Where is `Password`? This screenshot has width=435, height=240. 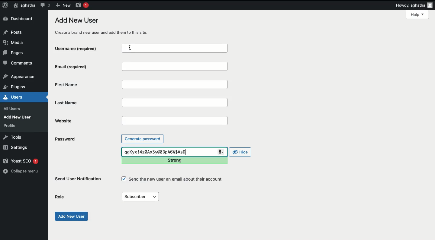
Password is located at coordinates (65, 139).